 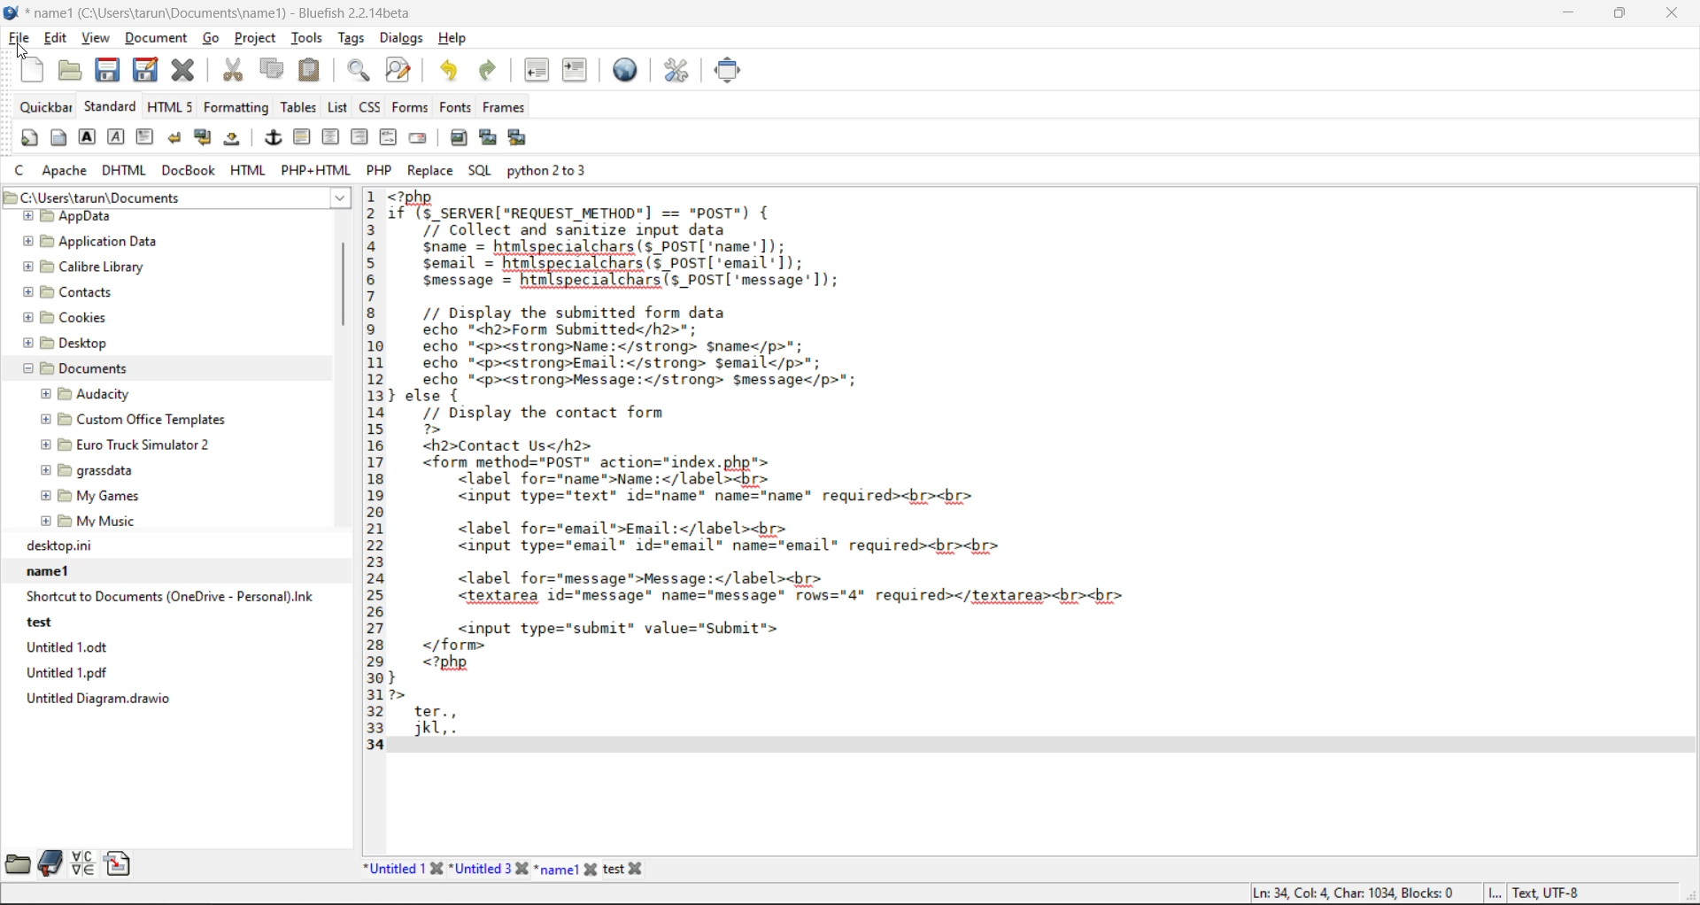 I want to click on dhtml, so click(x=125, y=171).